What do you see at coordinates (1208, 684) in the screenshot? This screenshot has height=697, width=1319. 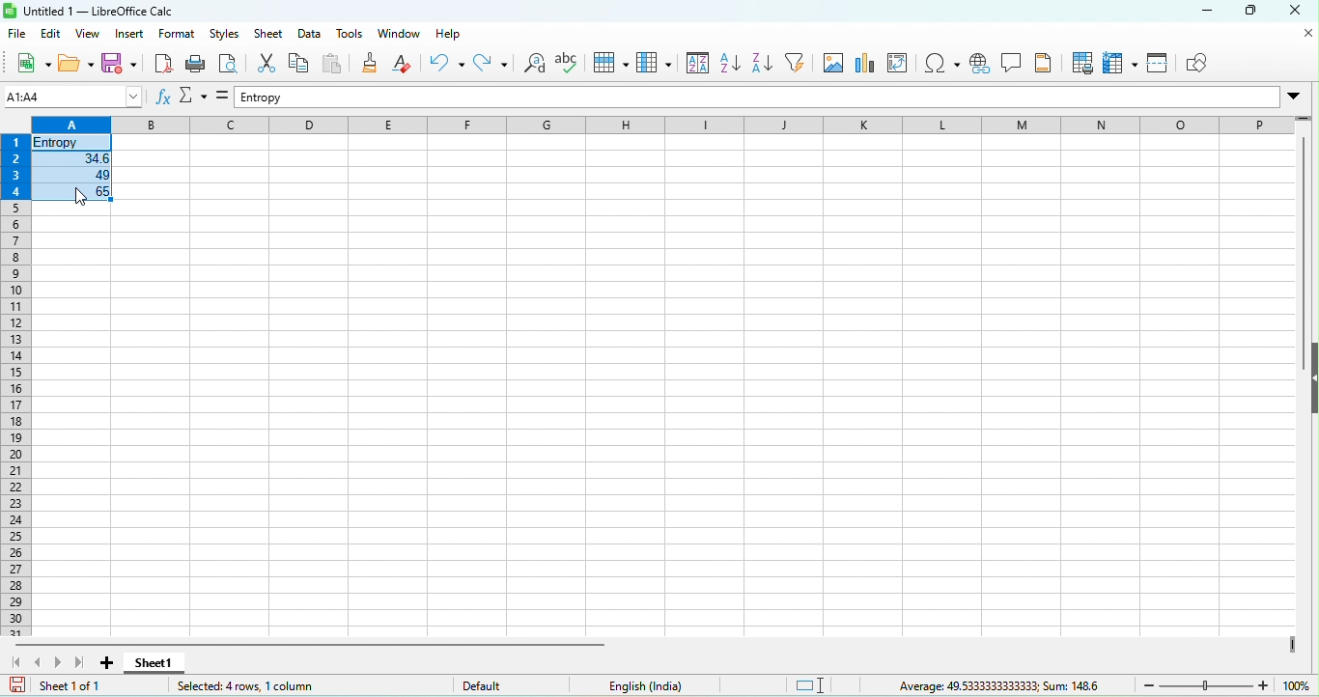 I see `zoom slider` at bounding box center [1208, 684].